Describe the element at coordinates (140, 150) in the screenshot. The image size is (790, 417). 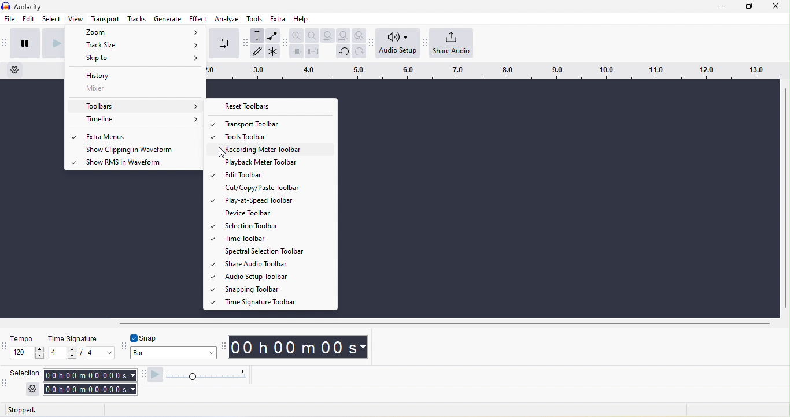
I see `Show clipping in waveform ` at that location.